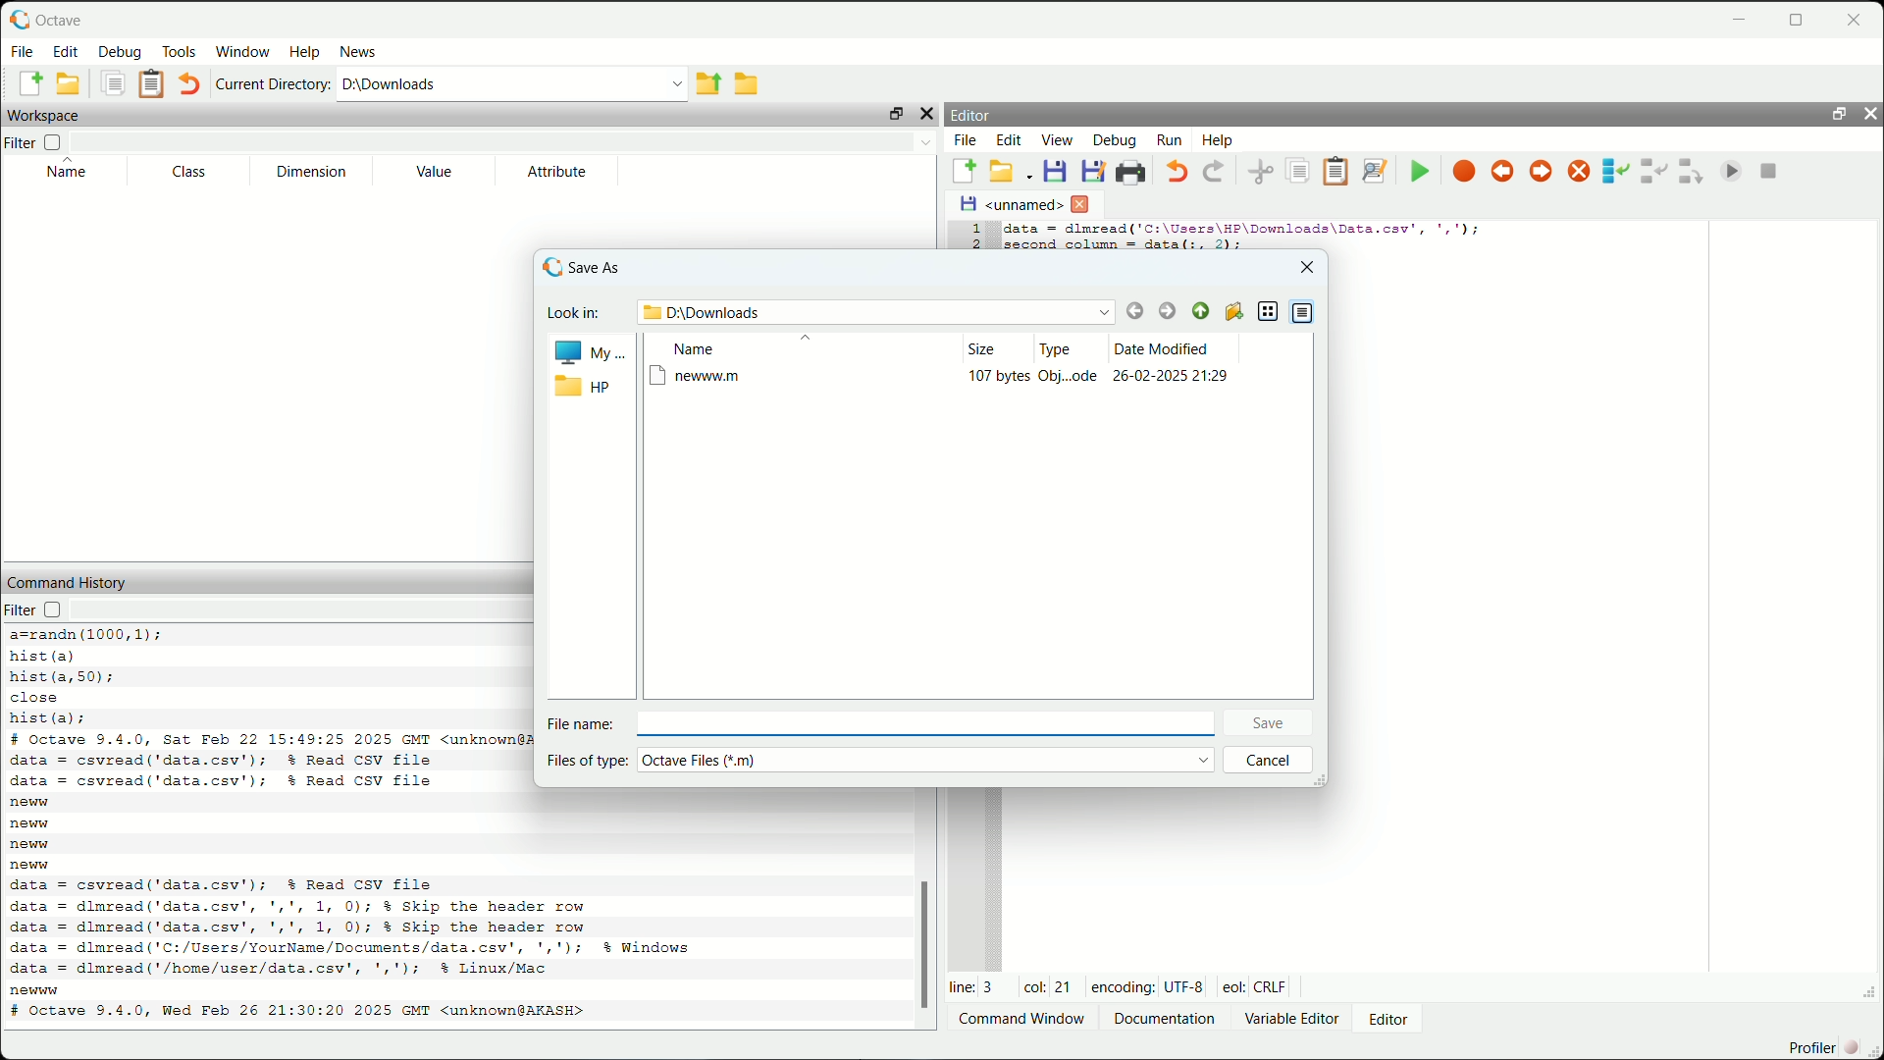 This screenshot has height=1060, width=1884. What do you see at coordinates (1047, 987) in the screenshot?
I see `col: 21` at bounding box center [1047, 987].